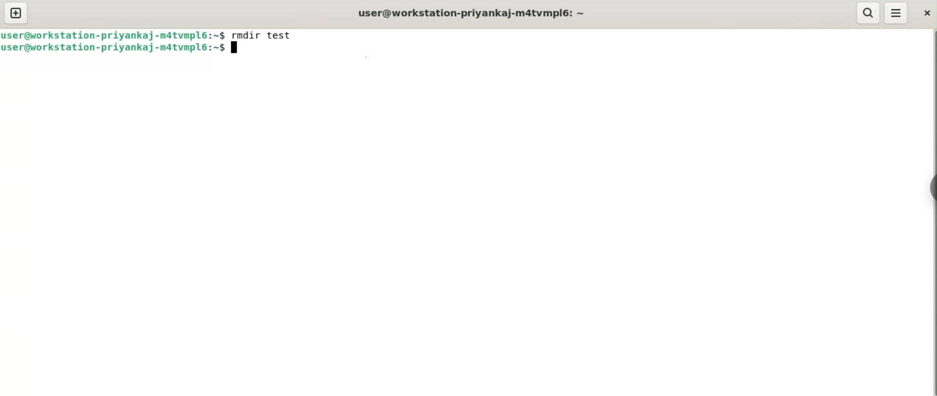 The height and width of the screenshot is (396, 937). I want to click on search, so click(868, 13).